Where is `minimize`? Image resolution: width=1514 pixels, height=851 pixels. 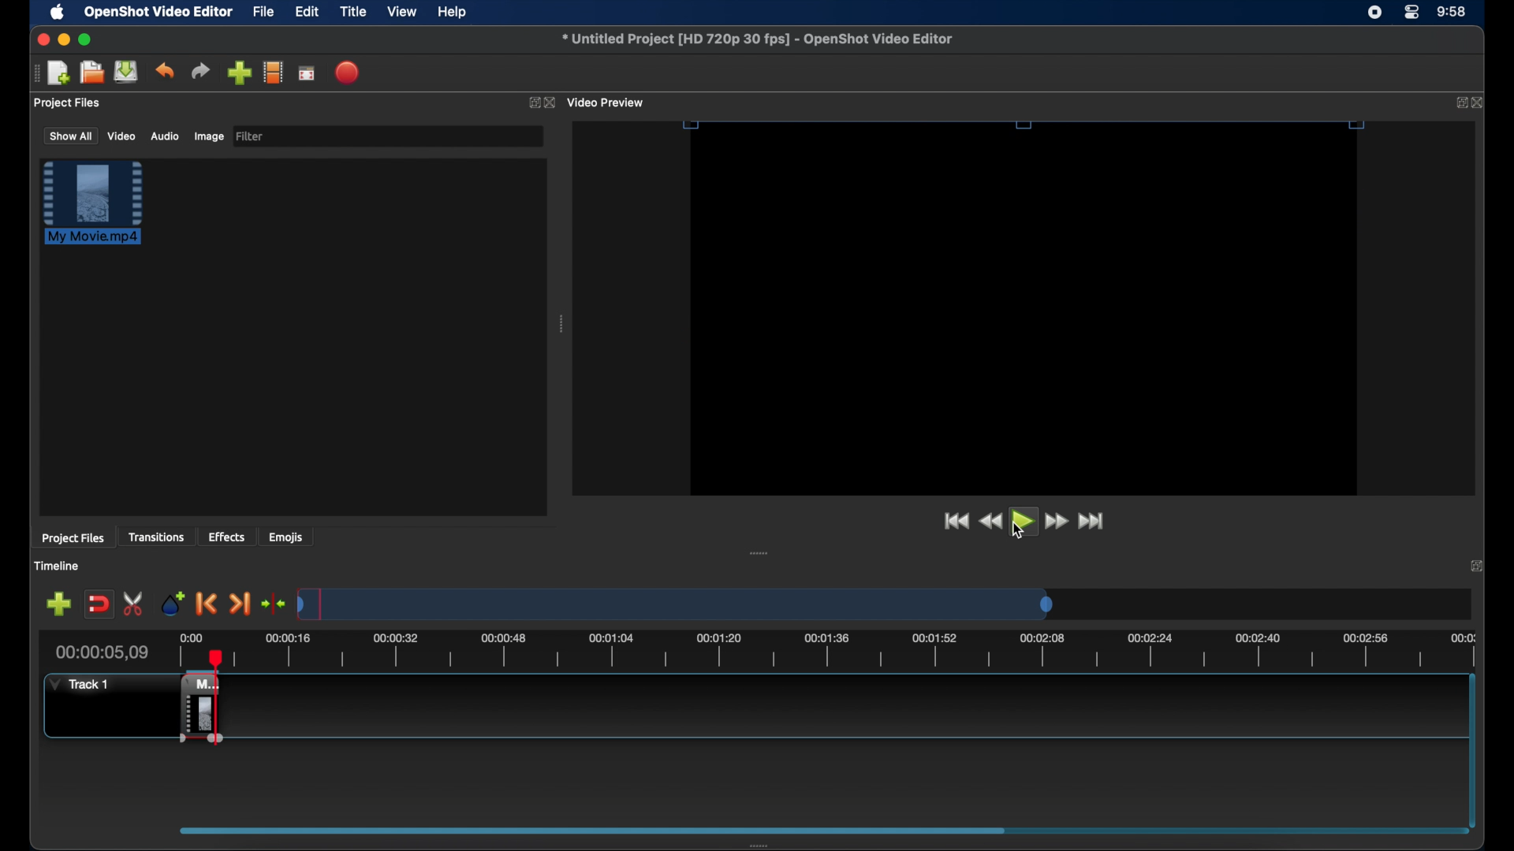 minimize is located at coordinates (64, 39).